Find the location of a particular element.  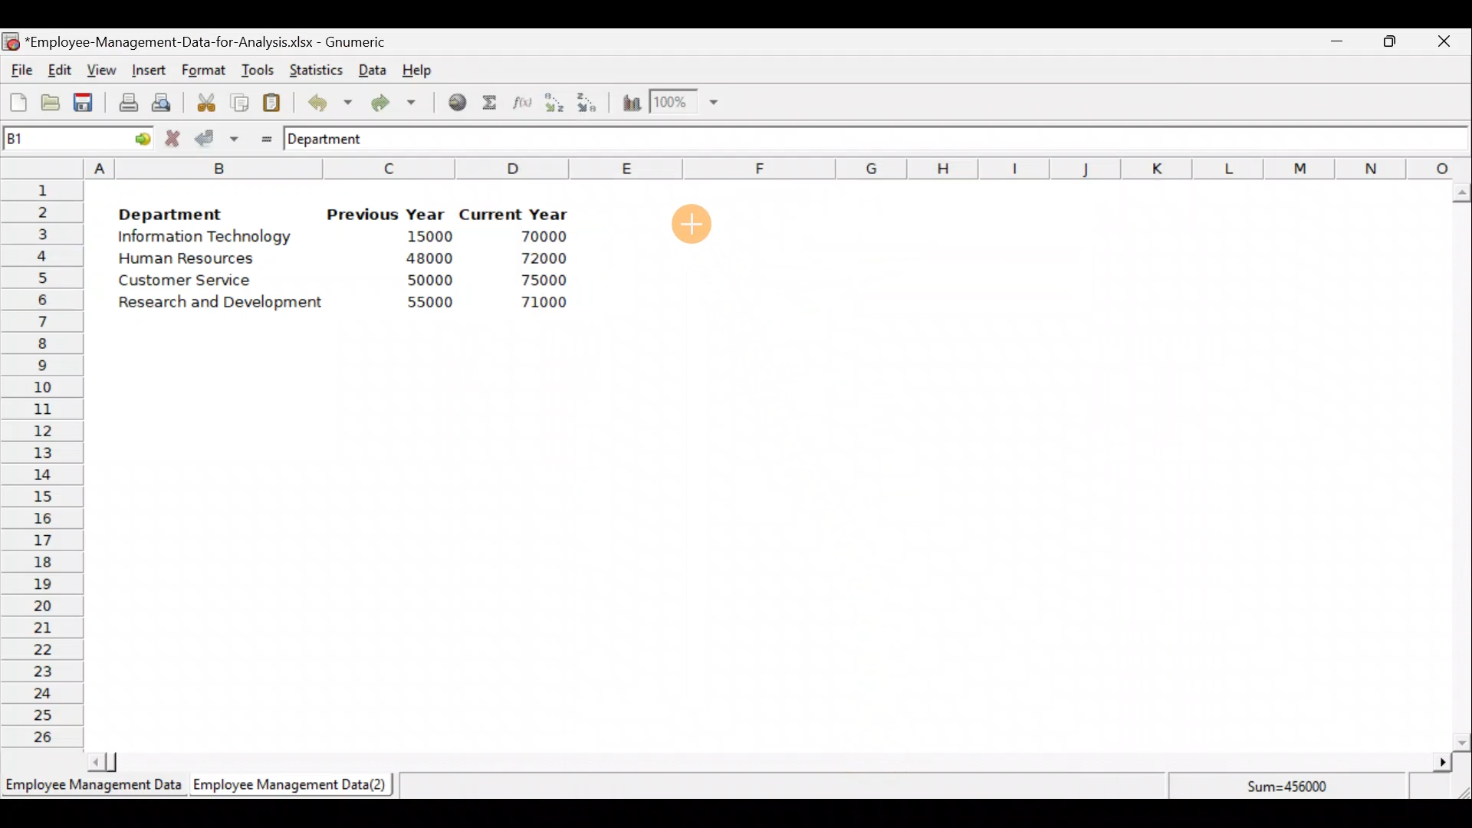

Cut the selection is located at coordinates (202, 100).